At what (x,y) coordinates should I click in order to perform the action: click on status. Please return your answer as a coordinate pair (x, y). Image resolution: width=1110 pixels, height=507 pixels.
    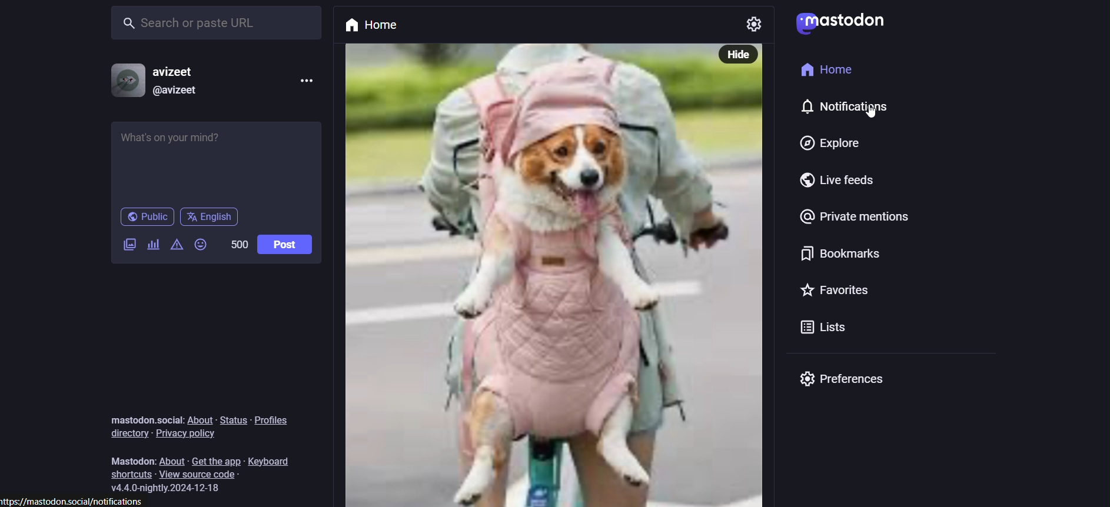
    Looking at the image, I should click on (232, 419).